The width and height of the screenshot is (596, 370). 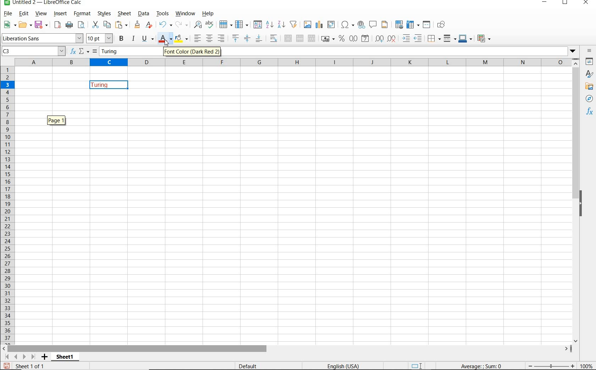 I want to click on NEW, so click(x=10, y=24).